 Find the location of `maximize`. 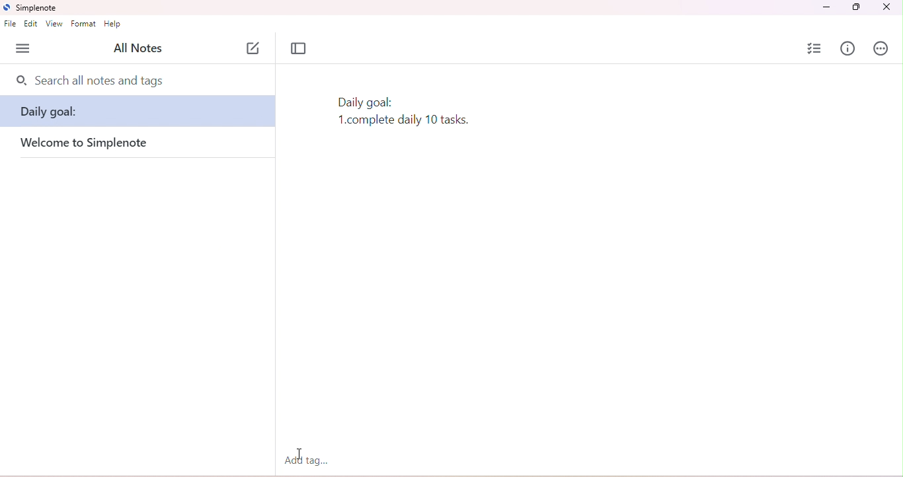

maximize is located at coordinates (857, 7).